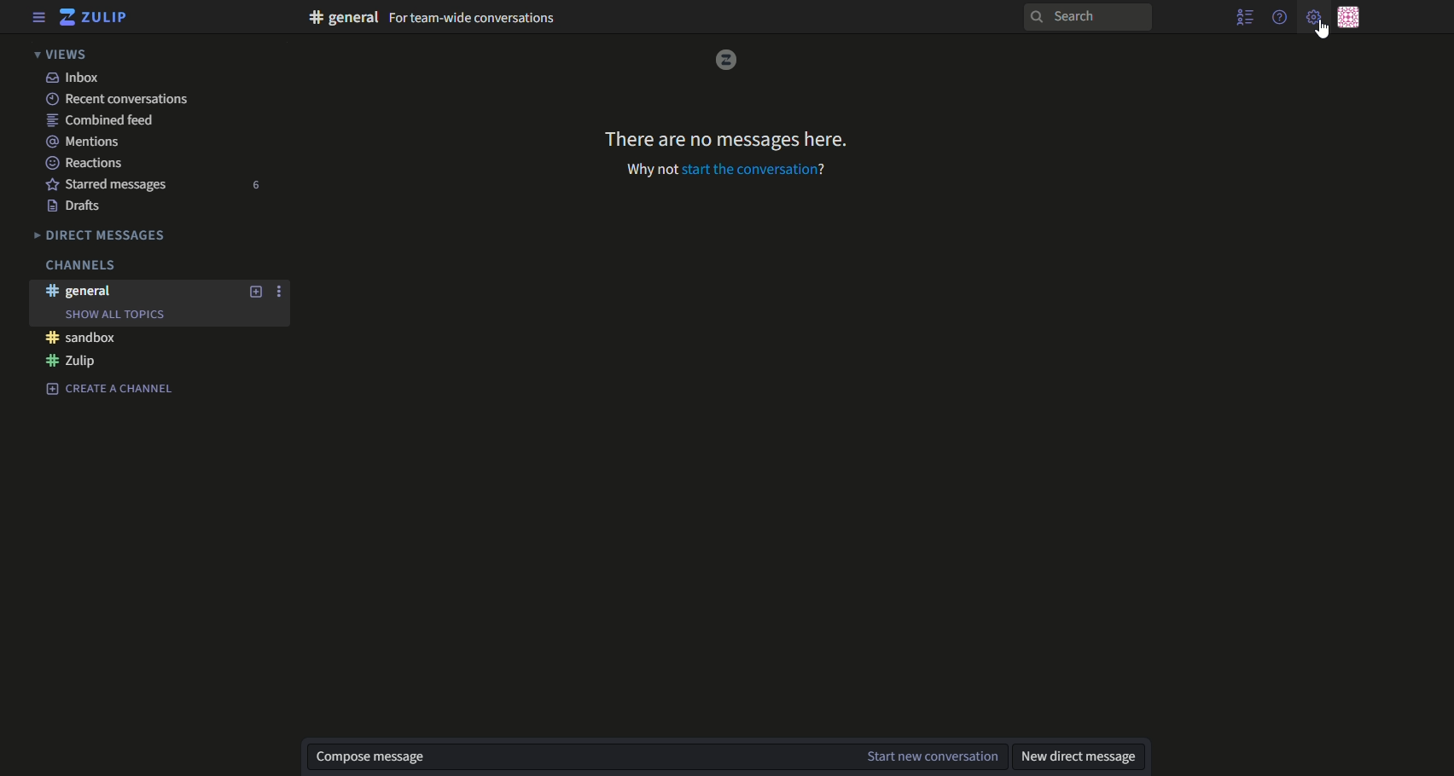 The image size is (1454, 776). I want to click on combined feed, so click(104, 119).